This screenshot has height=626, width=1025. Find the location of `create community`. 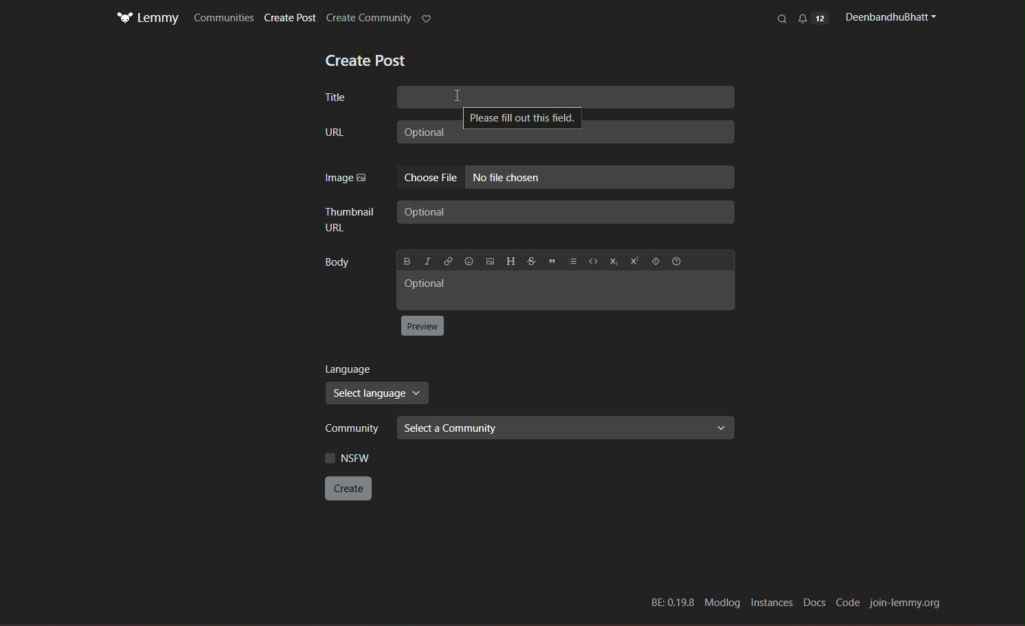

create community is located at coordinates (368, 19).